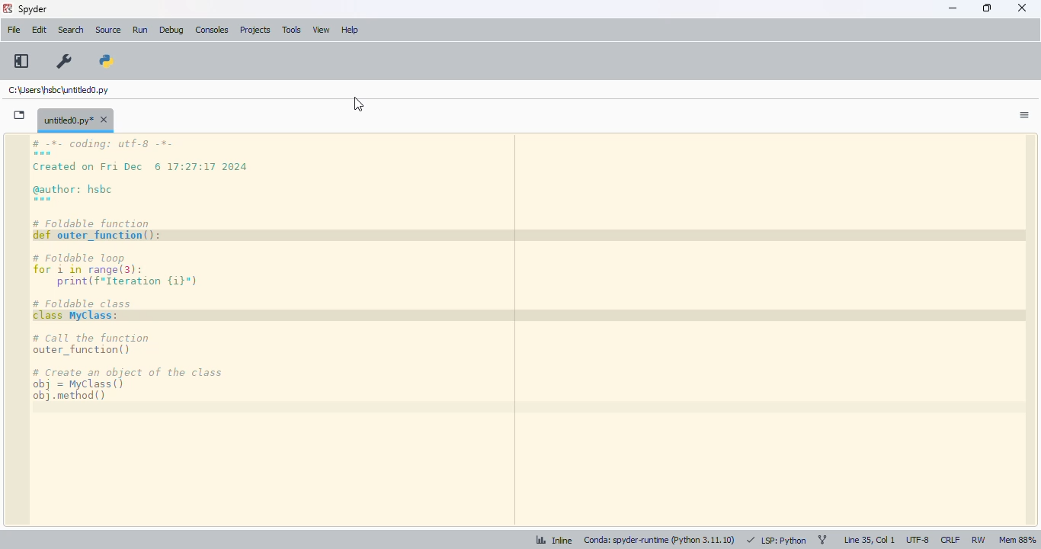  What do you see at coordinates (1023, 117) in the screenshot?
I see `option` at bounding box center [1023, 117].